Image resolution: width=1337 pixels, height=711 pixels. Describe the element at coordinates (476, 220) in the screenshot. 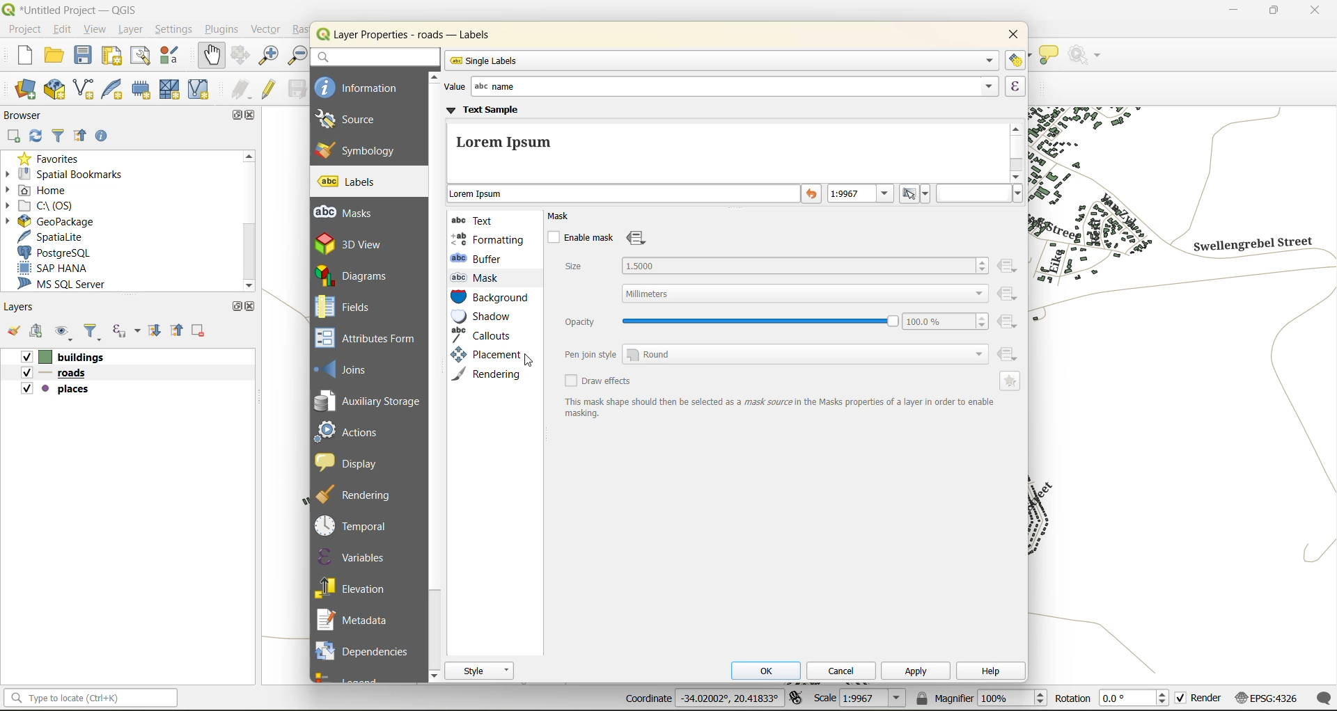

I see `text` at that location.